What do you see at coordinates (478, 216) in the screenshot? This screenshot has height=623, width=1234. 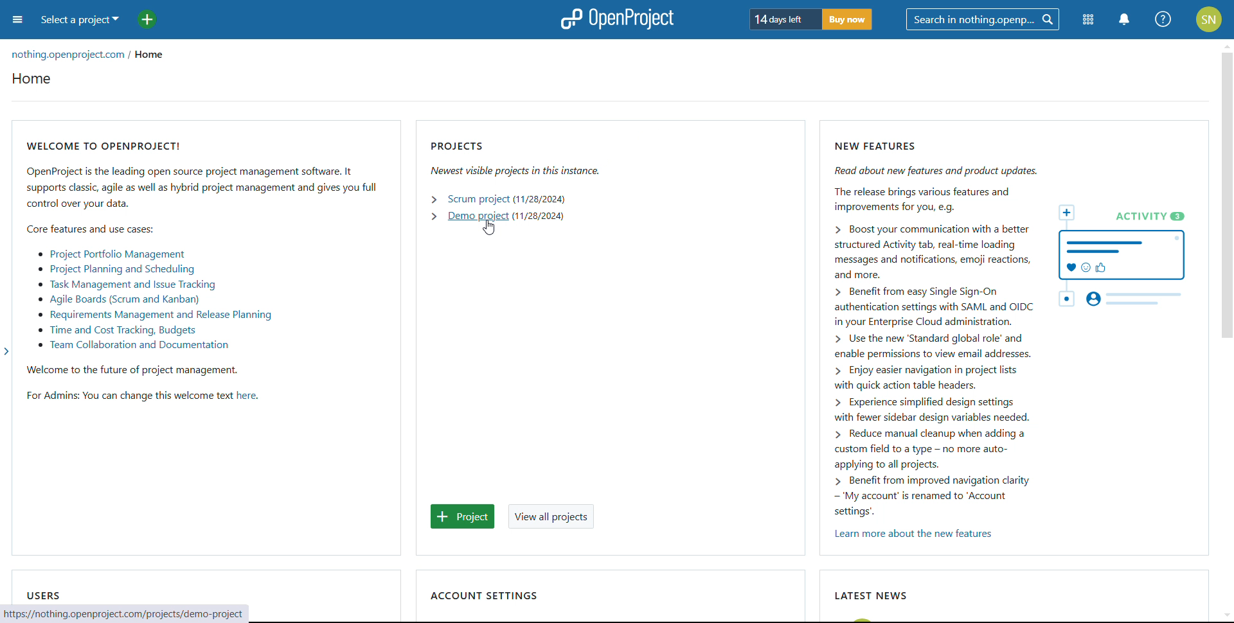 I see `open demo project` at bounding box center [478, 216].